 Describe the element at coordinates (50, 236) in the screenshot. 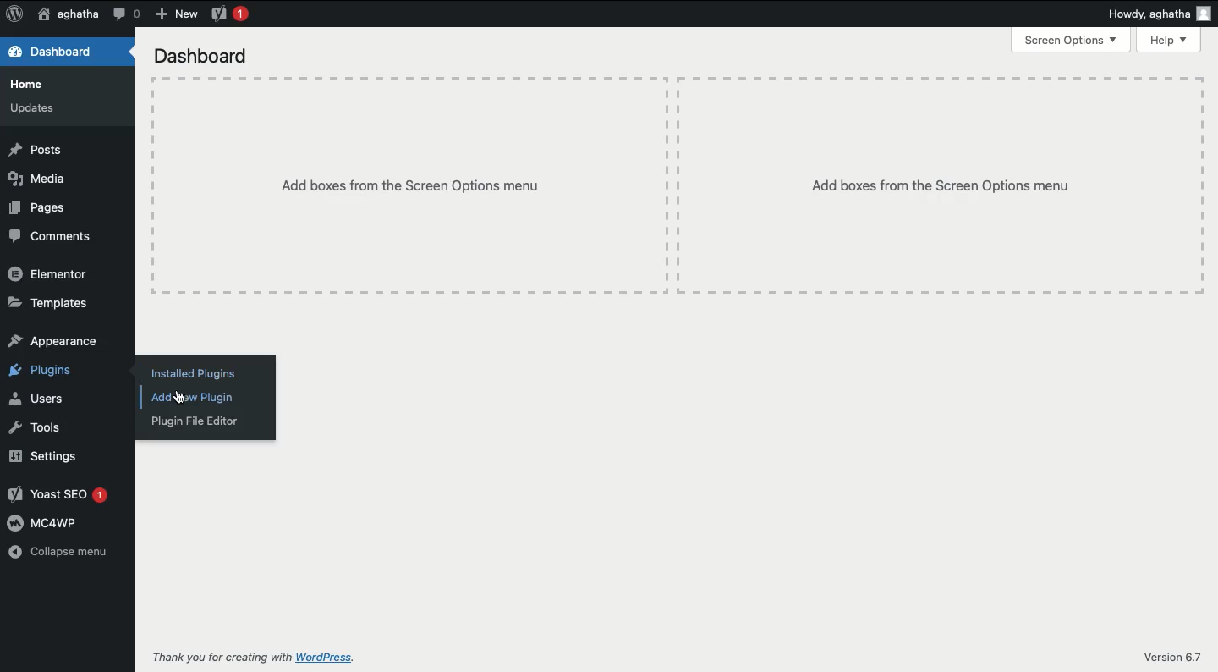

I see `Comments` at that location.